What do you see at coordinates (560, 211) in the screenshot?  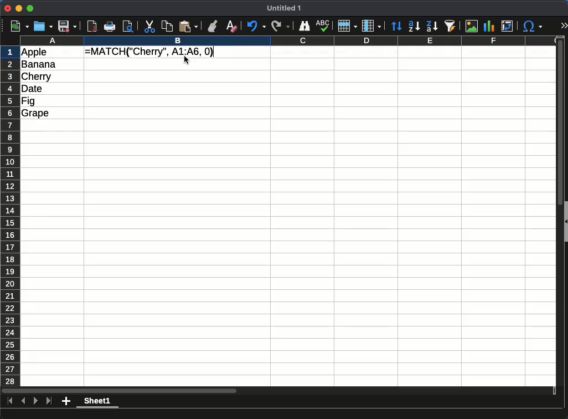 I see `Vertical scroll` at bounding box center [560, 211].